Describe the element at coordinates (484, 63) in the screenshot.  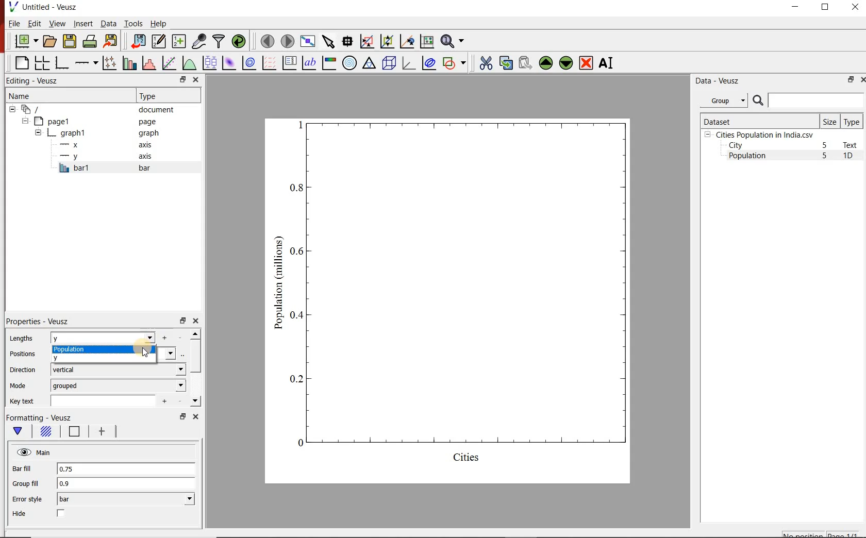
I see `cut the selected widget` at that location.